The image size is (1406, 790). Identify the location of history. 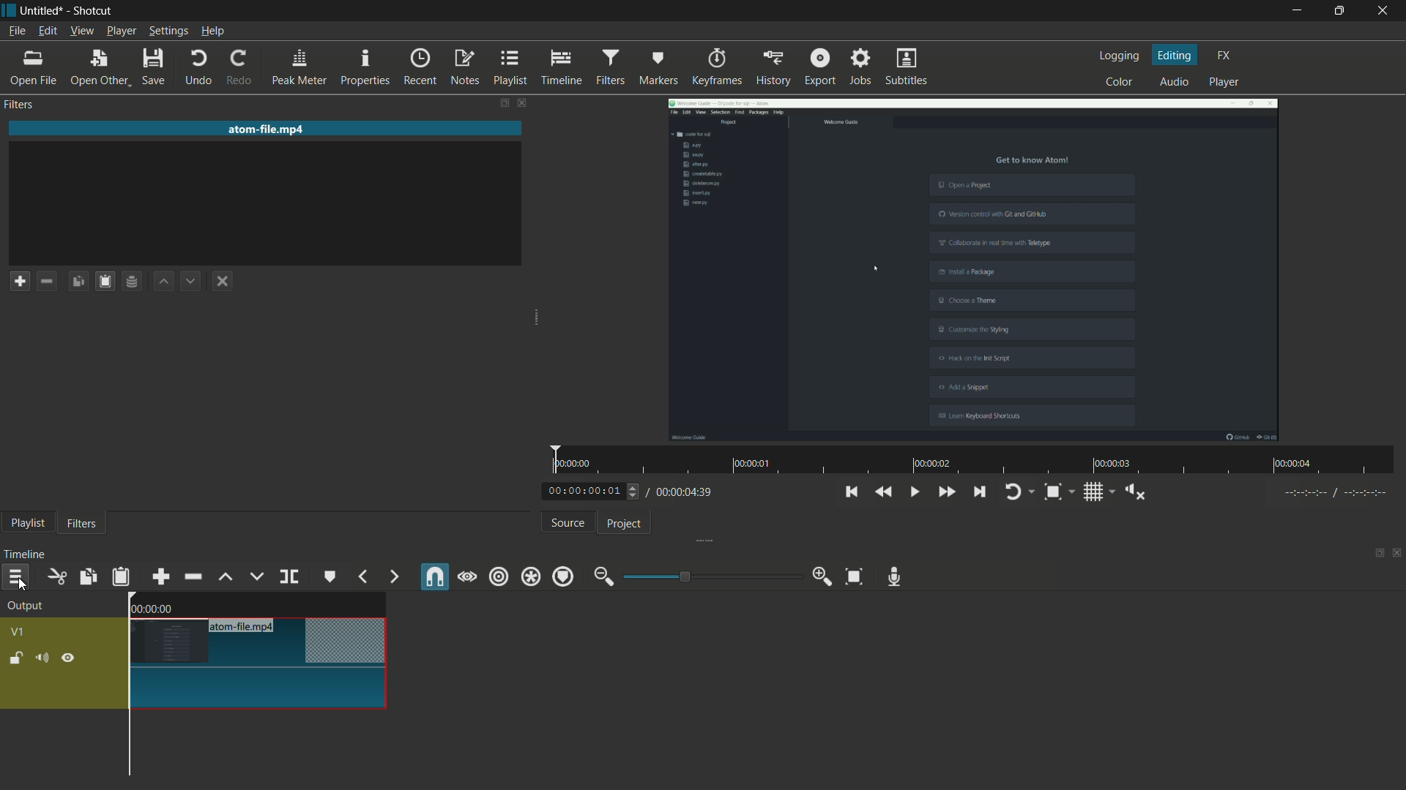
(773, 67).